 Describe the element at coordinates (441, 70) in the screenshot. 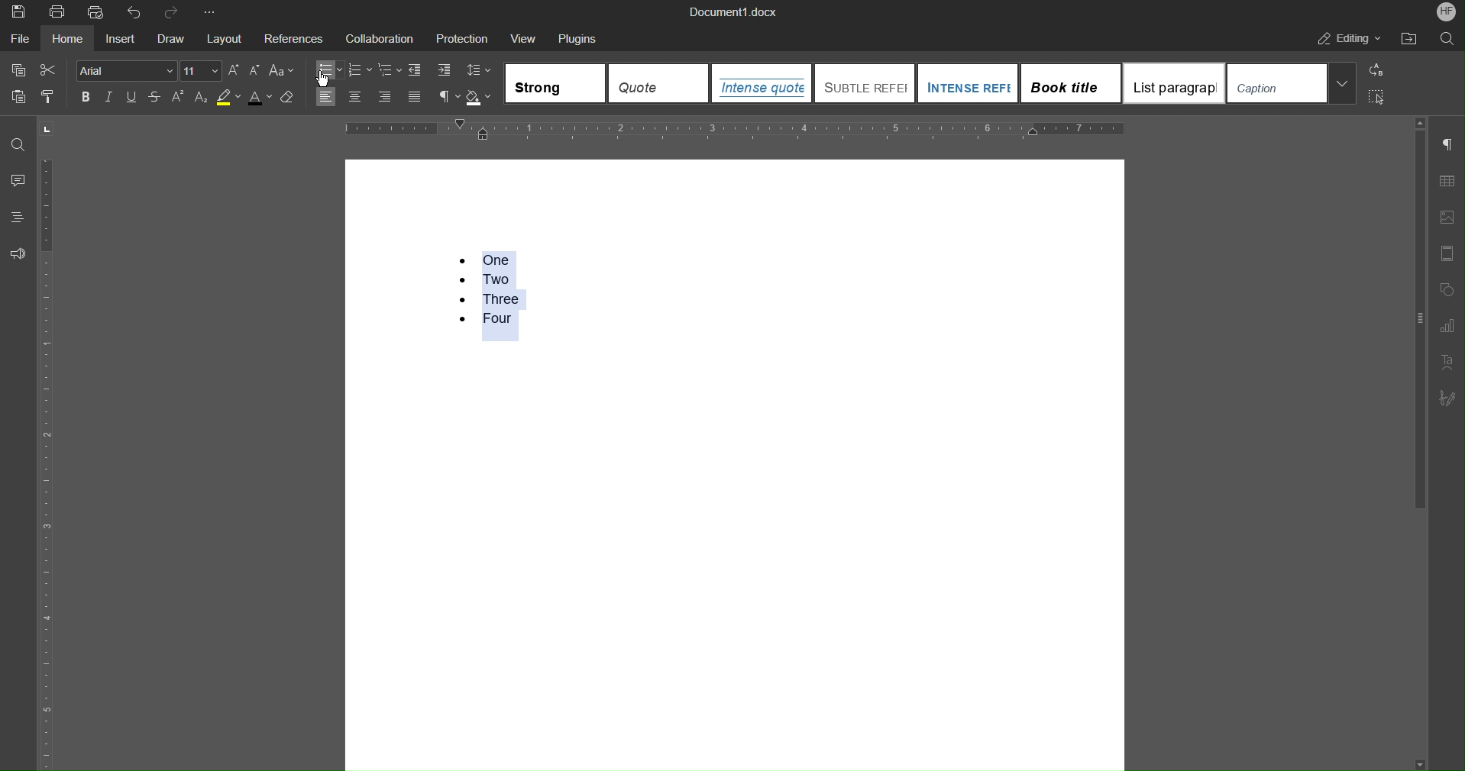

I see `Increase Indent` at that location.